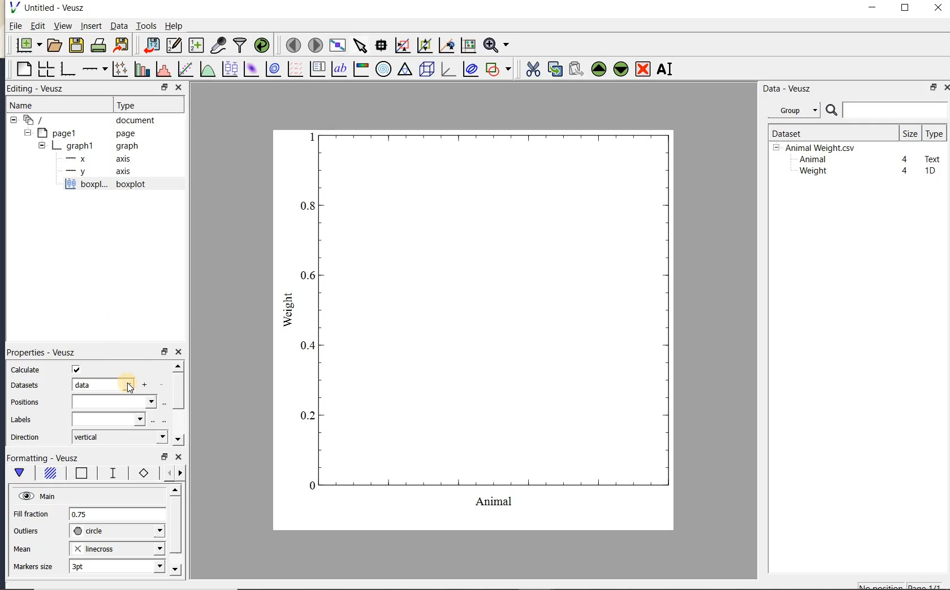  What do you see at coordinates (240, 44) in the screenshot?
I see `filter data` at bounding box center [240, 44].